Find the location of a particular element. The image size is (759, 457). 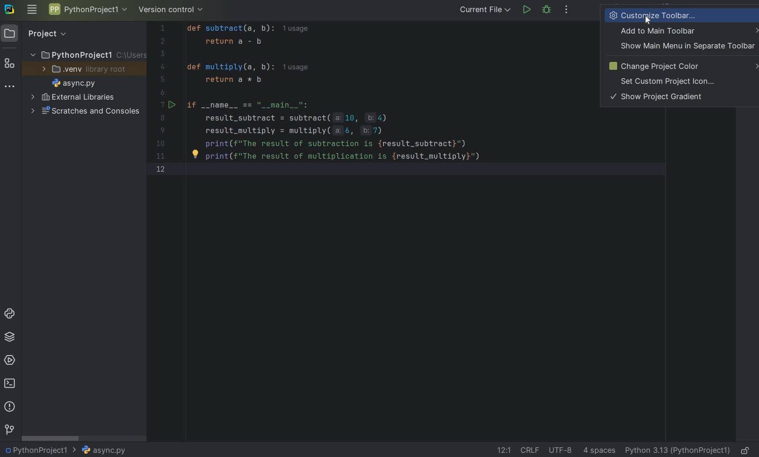

STRUCTURE is located at coordinates (10, 65).